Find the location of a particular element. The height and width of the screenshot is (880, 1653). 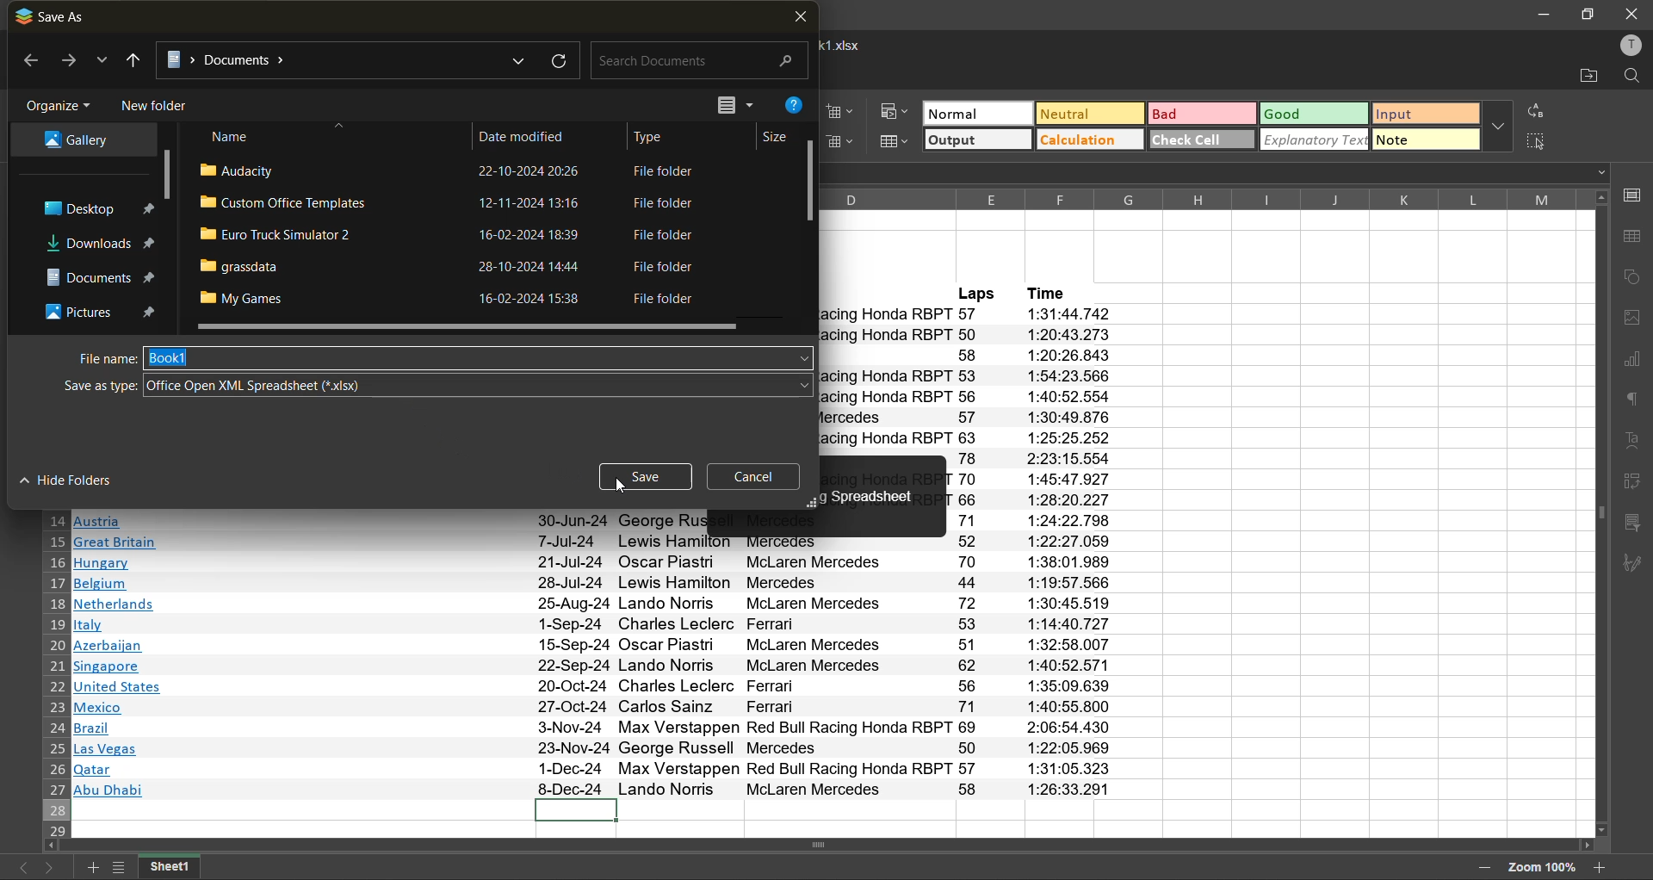

output is located at coordinates (977, 140).